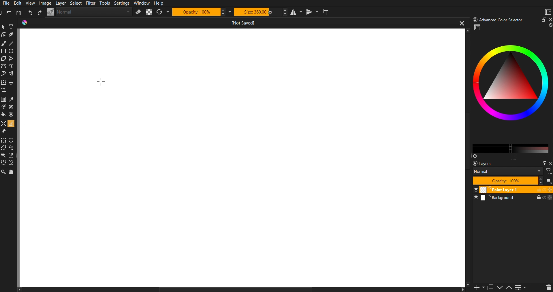 The image size is (553, 292). What do you see at coordinates (509, 172) in the screenshot?
I see `Layer Settings` at bounding box center [509, 172].